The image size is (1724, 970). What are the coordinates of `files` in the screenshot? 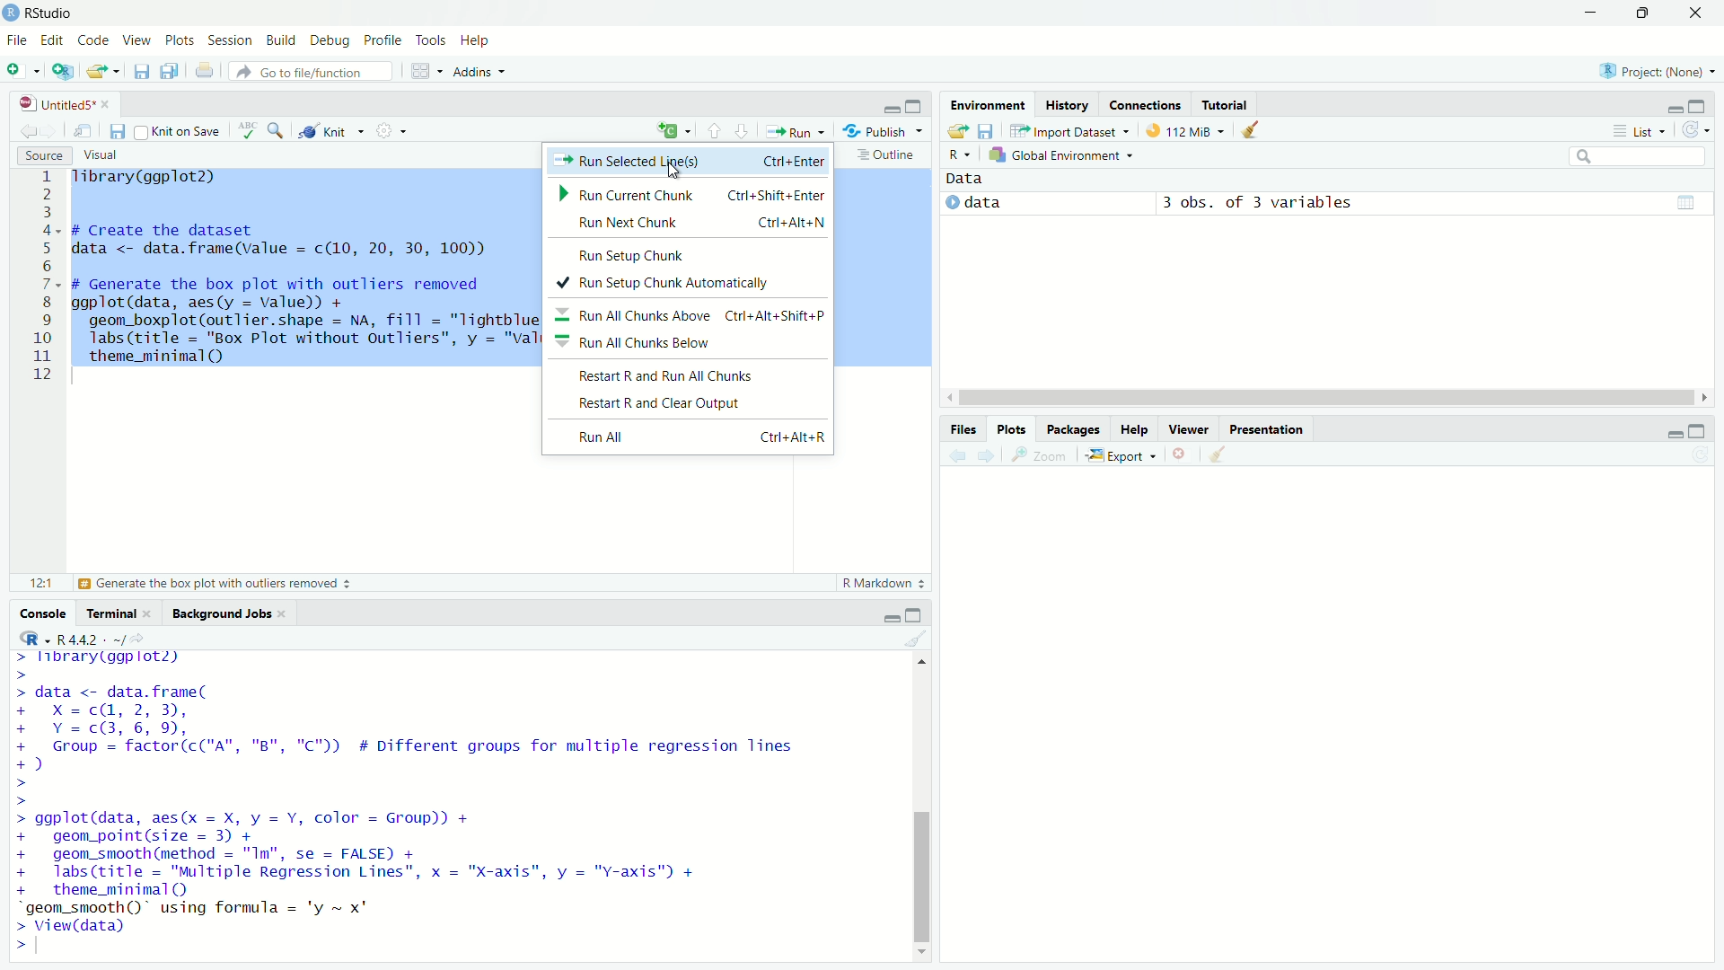 It's located at (990, 131).